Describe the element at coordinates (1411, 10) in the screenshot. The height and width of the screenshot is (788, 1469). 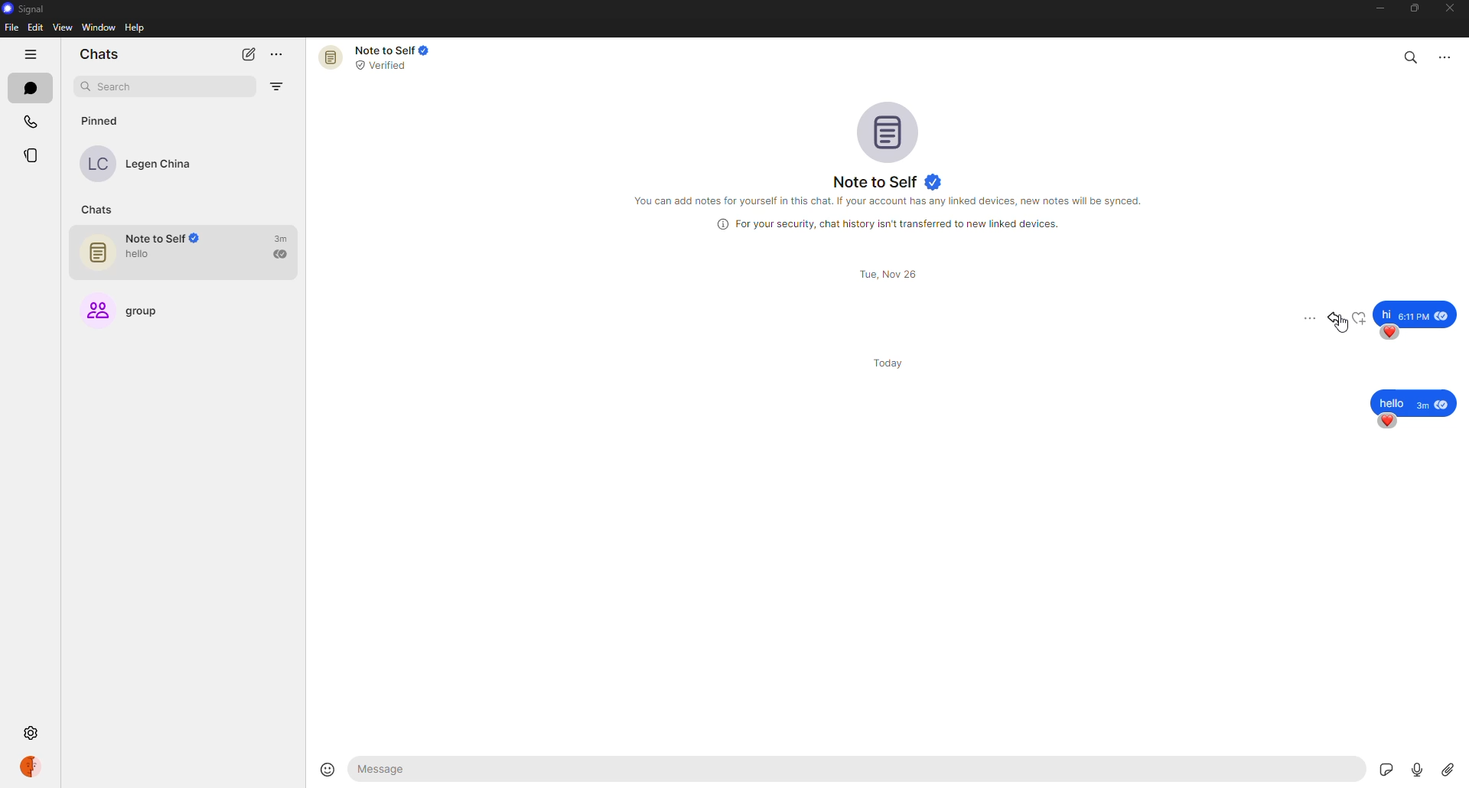
I see `maximize` at that location.